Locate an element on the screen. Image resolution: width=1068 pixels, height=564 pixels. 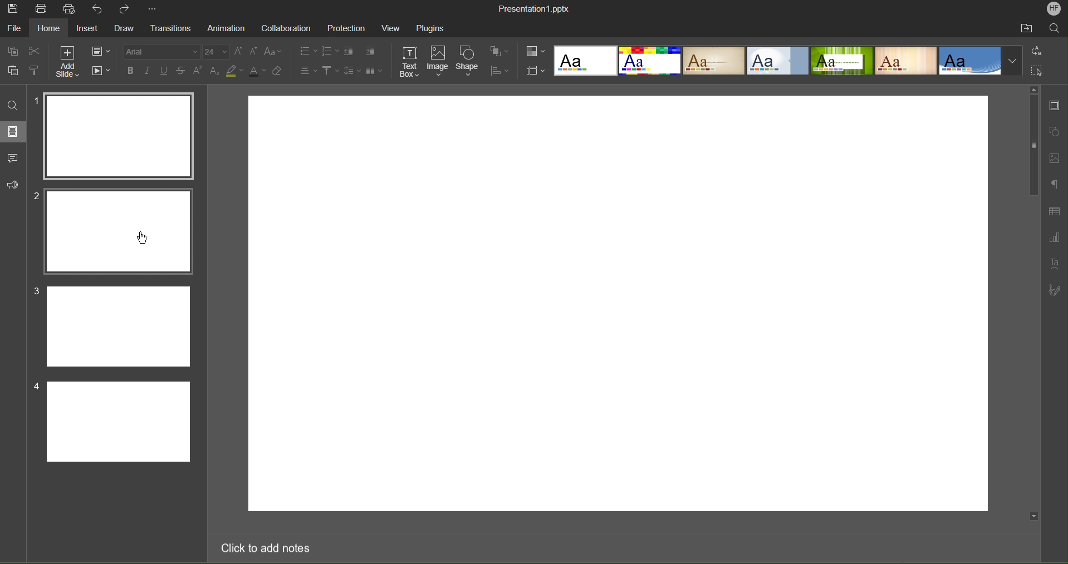
scroll bar is located at coordinates (1035, 301).